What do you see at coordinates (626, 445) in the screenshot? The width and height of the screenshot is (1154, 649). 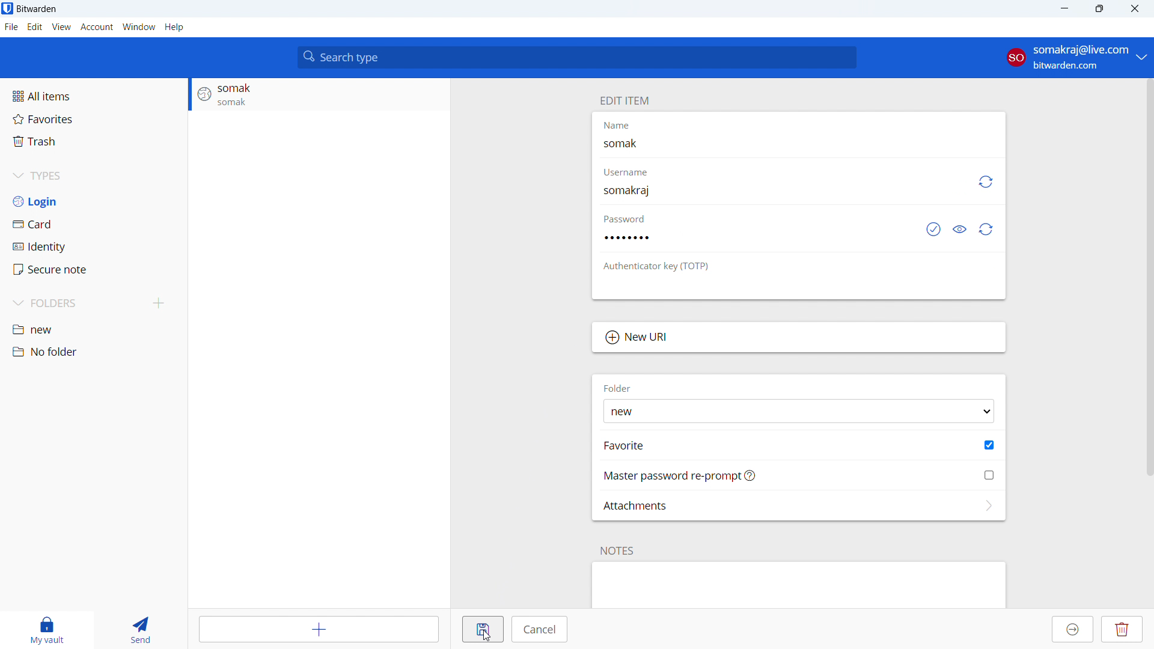 I see `FAVORITE` at bounding box center [626, 445].